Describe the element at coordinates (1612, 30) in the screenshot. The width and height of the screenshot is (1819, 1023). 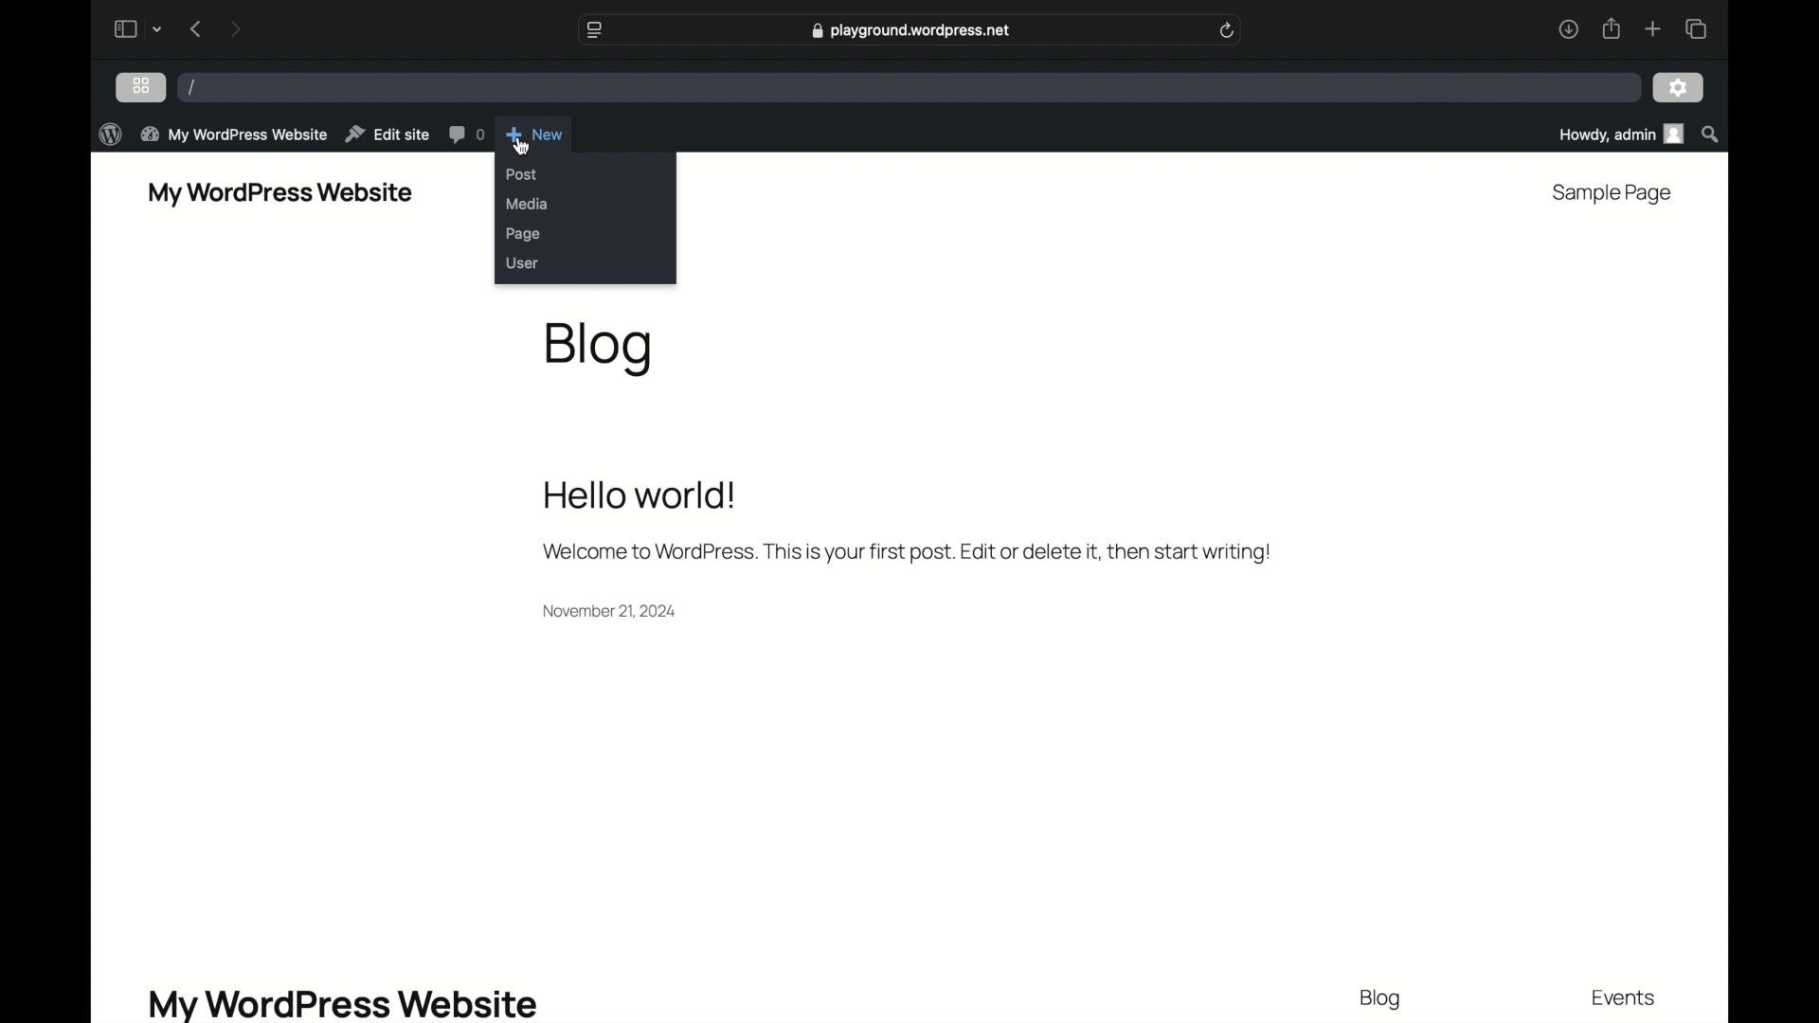
I see `share` at that location.